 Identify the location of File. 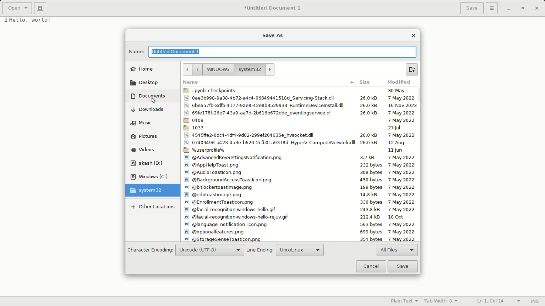
(299, 232).